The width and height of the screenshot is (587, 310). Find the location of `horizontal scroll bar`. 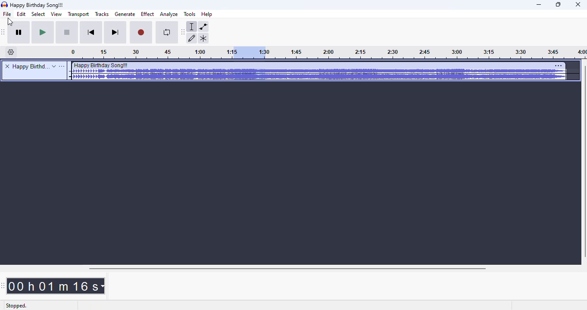

horizontal scroll bar is located at coordinates (288, 269).